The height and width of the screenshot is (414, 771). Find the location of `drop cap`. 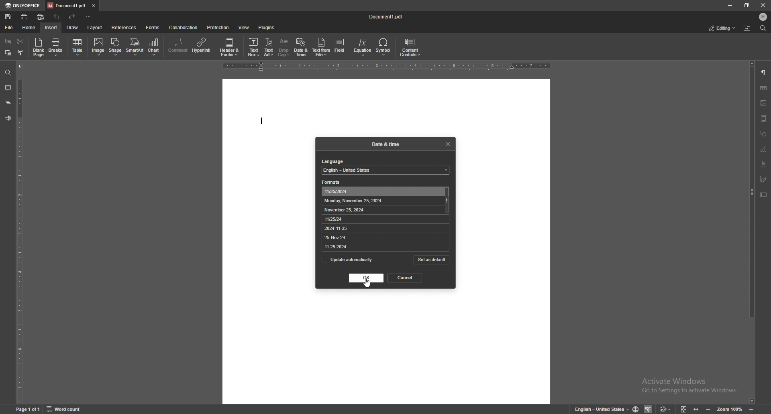

drop cap is located at coordinates (284, 47).